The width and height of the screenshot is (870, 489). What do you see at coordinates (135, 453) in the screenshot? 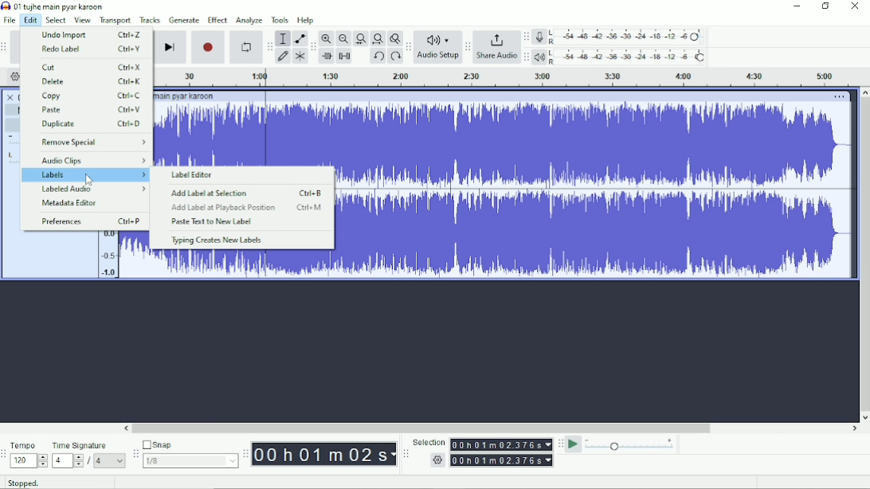
I see `Audacity snapping toolbar` at bounding box center [135, 453].